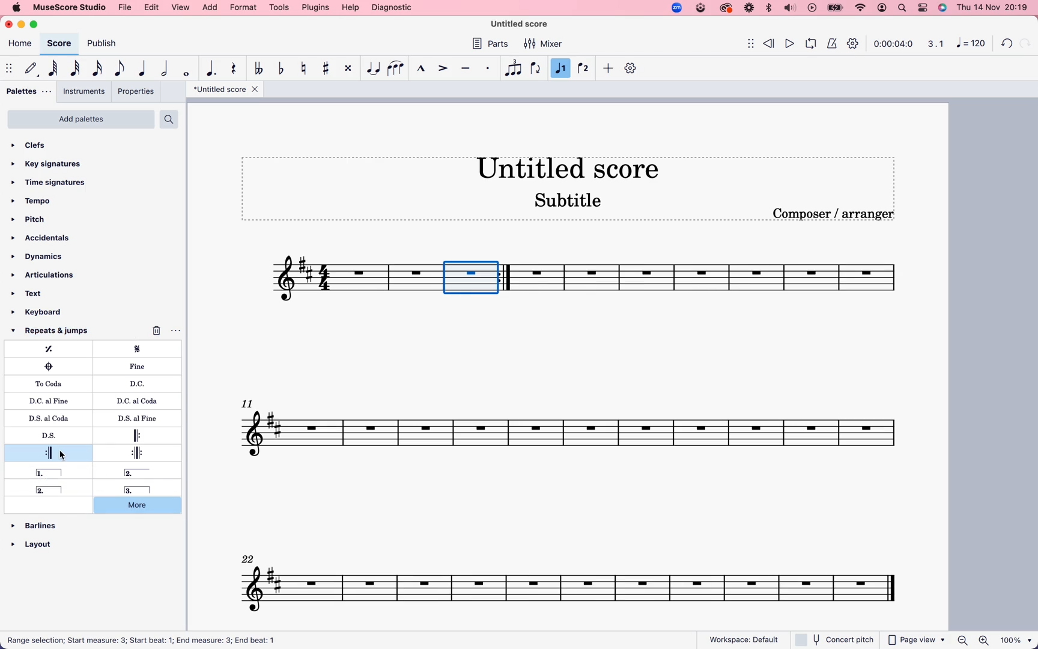 This screenshot has width=1038, height=649. What do you see at coordinates (51, 383) in the screenshot?
I see `to coda` at bounding box center [51, 383].